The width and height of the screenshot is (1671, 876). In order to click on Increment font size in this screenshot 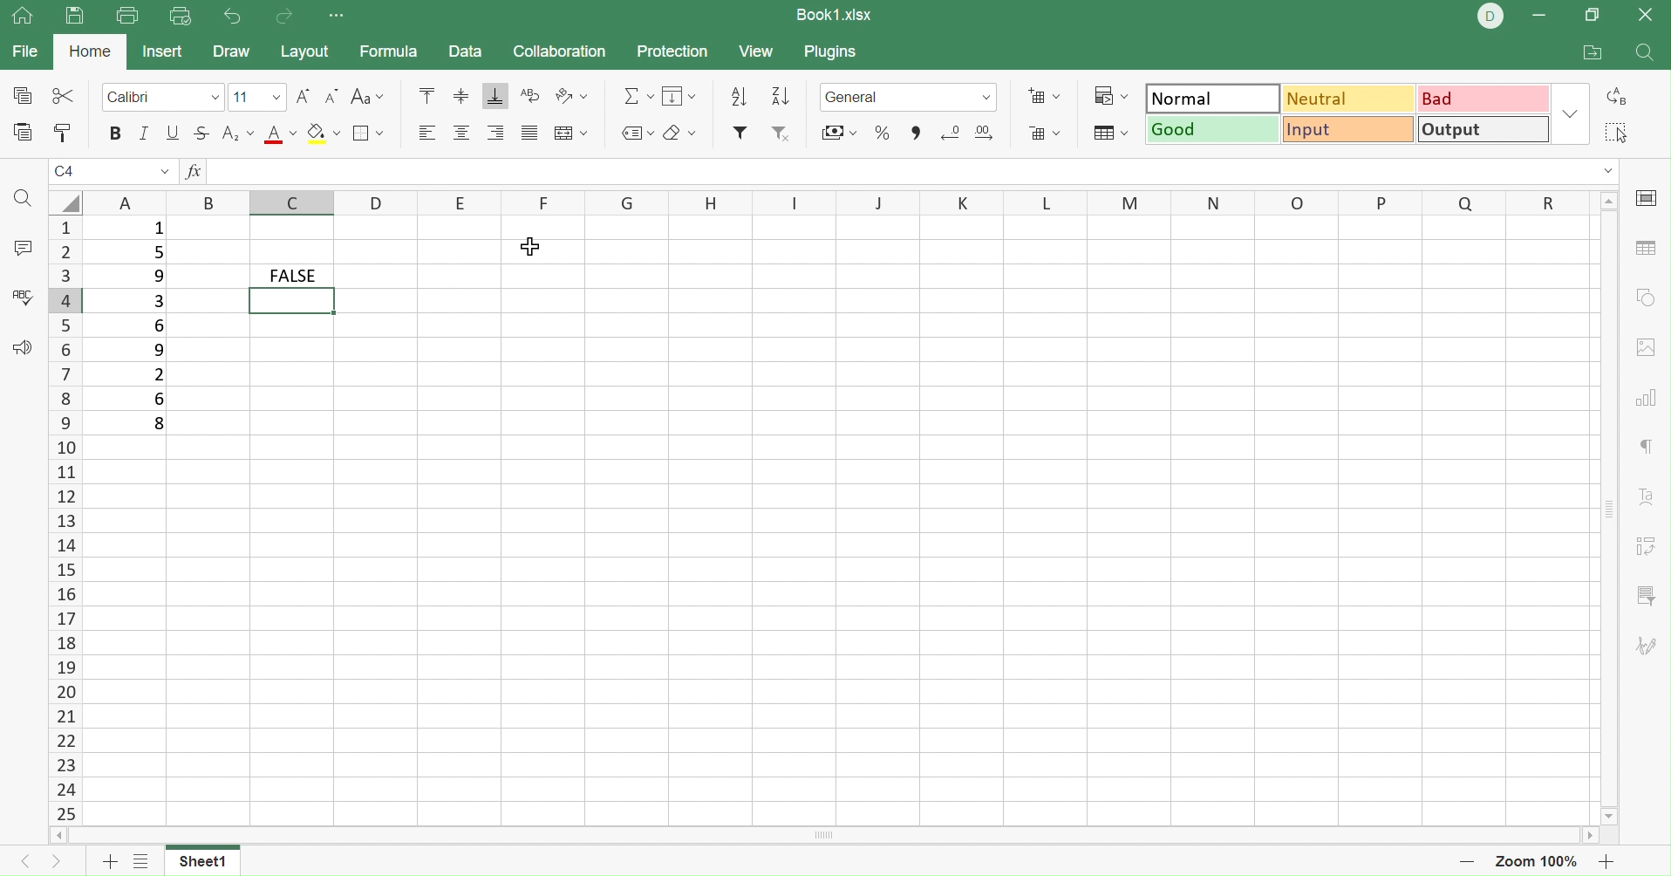, I will do `click(302, 96)`.